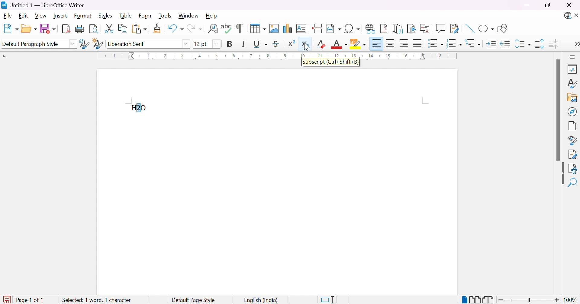  What do you see at coordinates (305, 44) in the screenshot?
I see `Subscript` at bounding box center [305, 44].